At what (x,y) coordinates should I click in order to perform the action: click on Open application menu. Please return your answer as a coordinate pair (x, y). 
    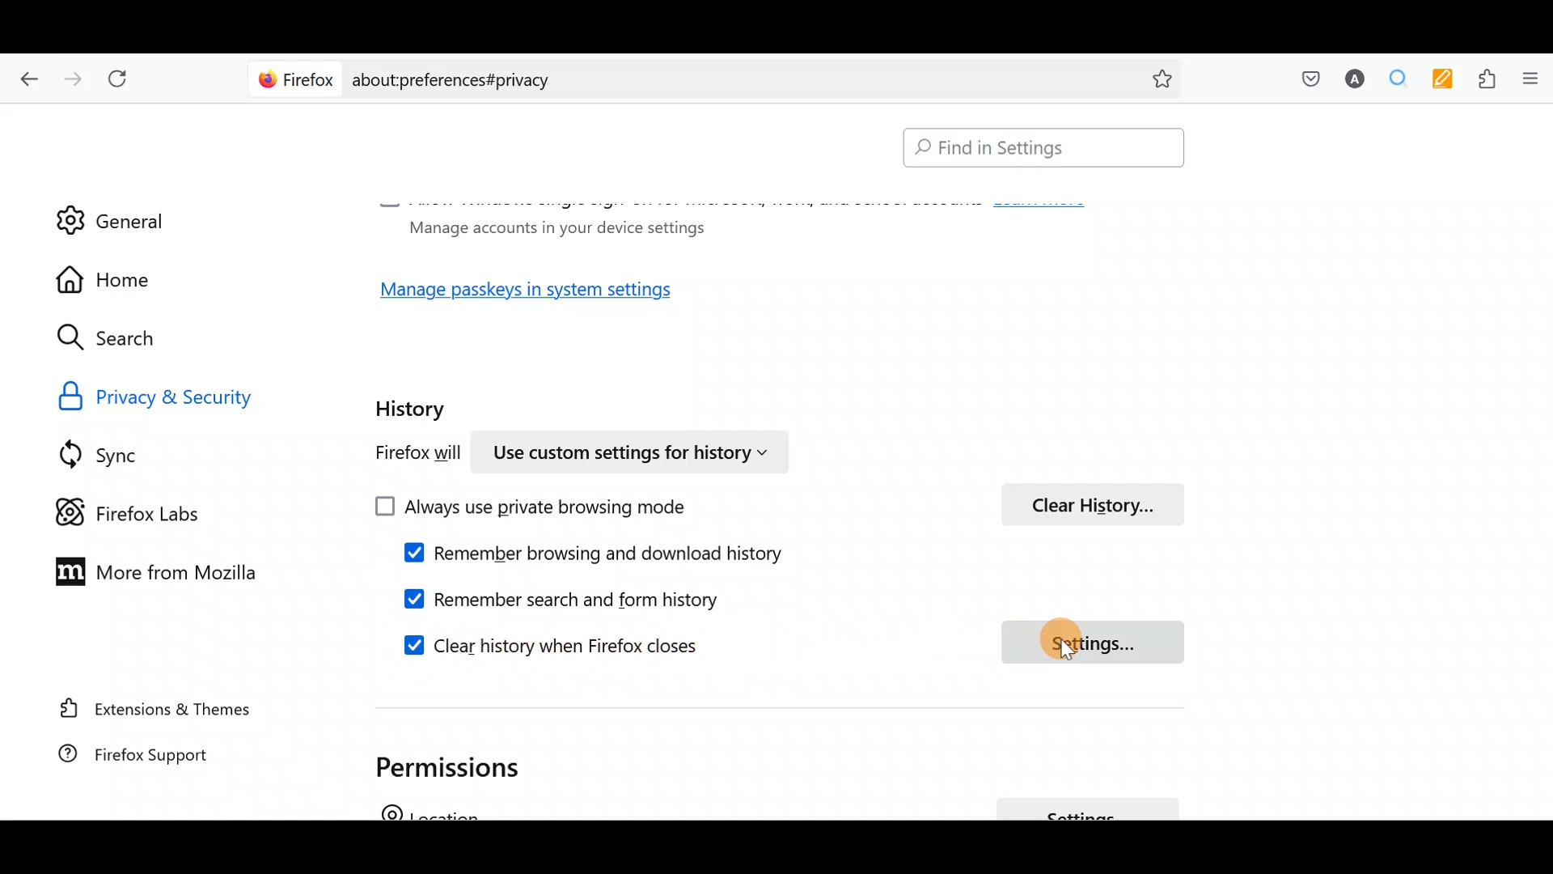
    Looking at the image, I should click on (1529, 80).